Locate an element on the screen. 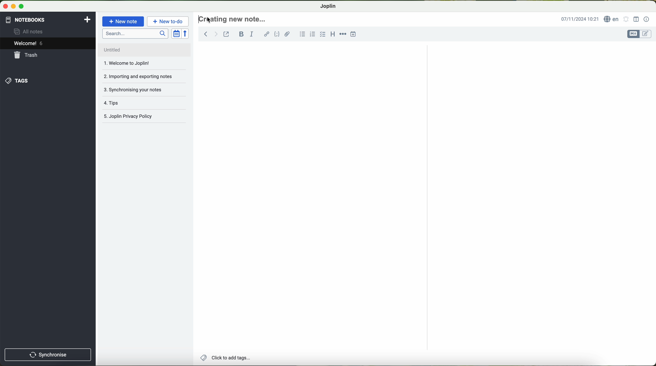  new note button is located at coordinates (123, 21).